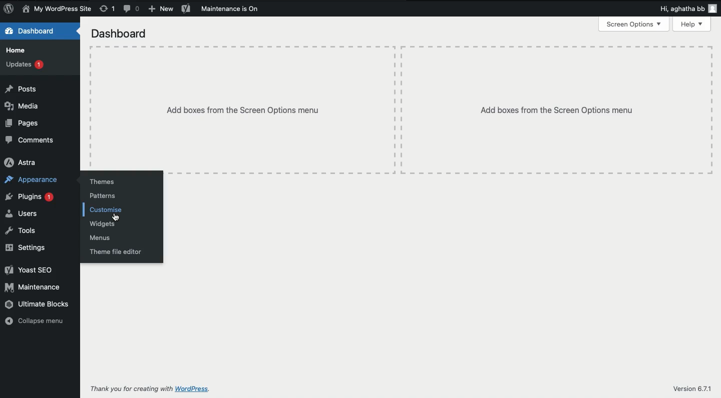  What do you see at coordinates (32, 31) in the screenshot?
I see `Dashboard` at bounding box center [32, 31].